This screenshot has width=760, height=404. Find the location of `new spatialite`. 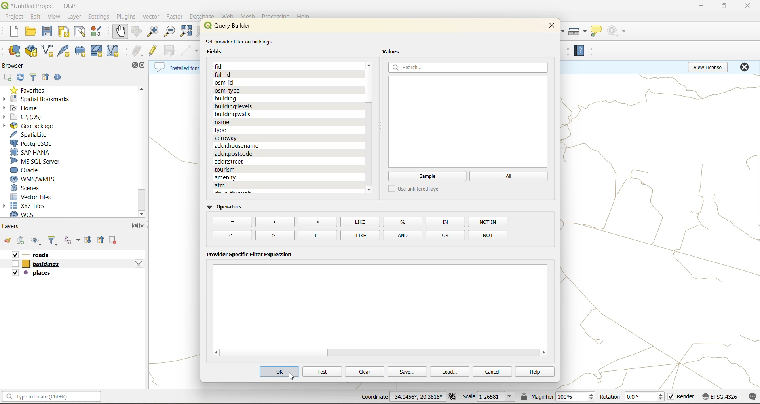

new spatialite is located at coordinates (65, 52).